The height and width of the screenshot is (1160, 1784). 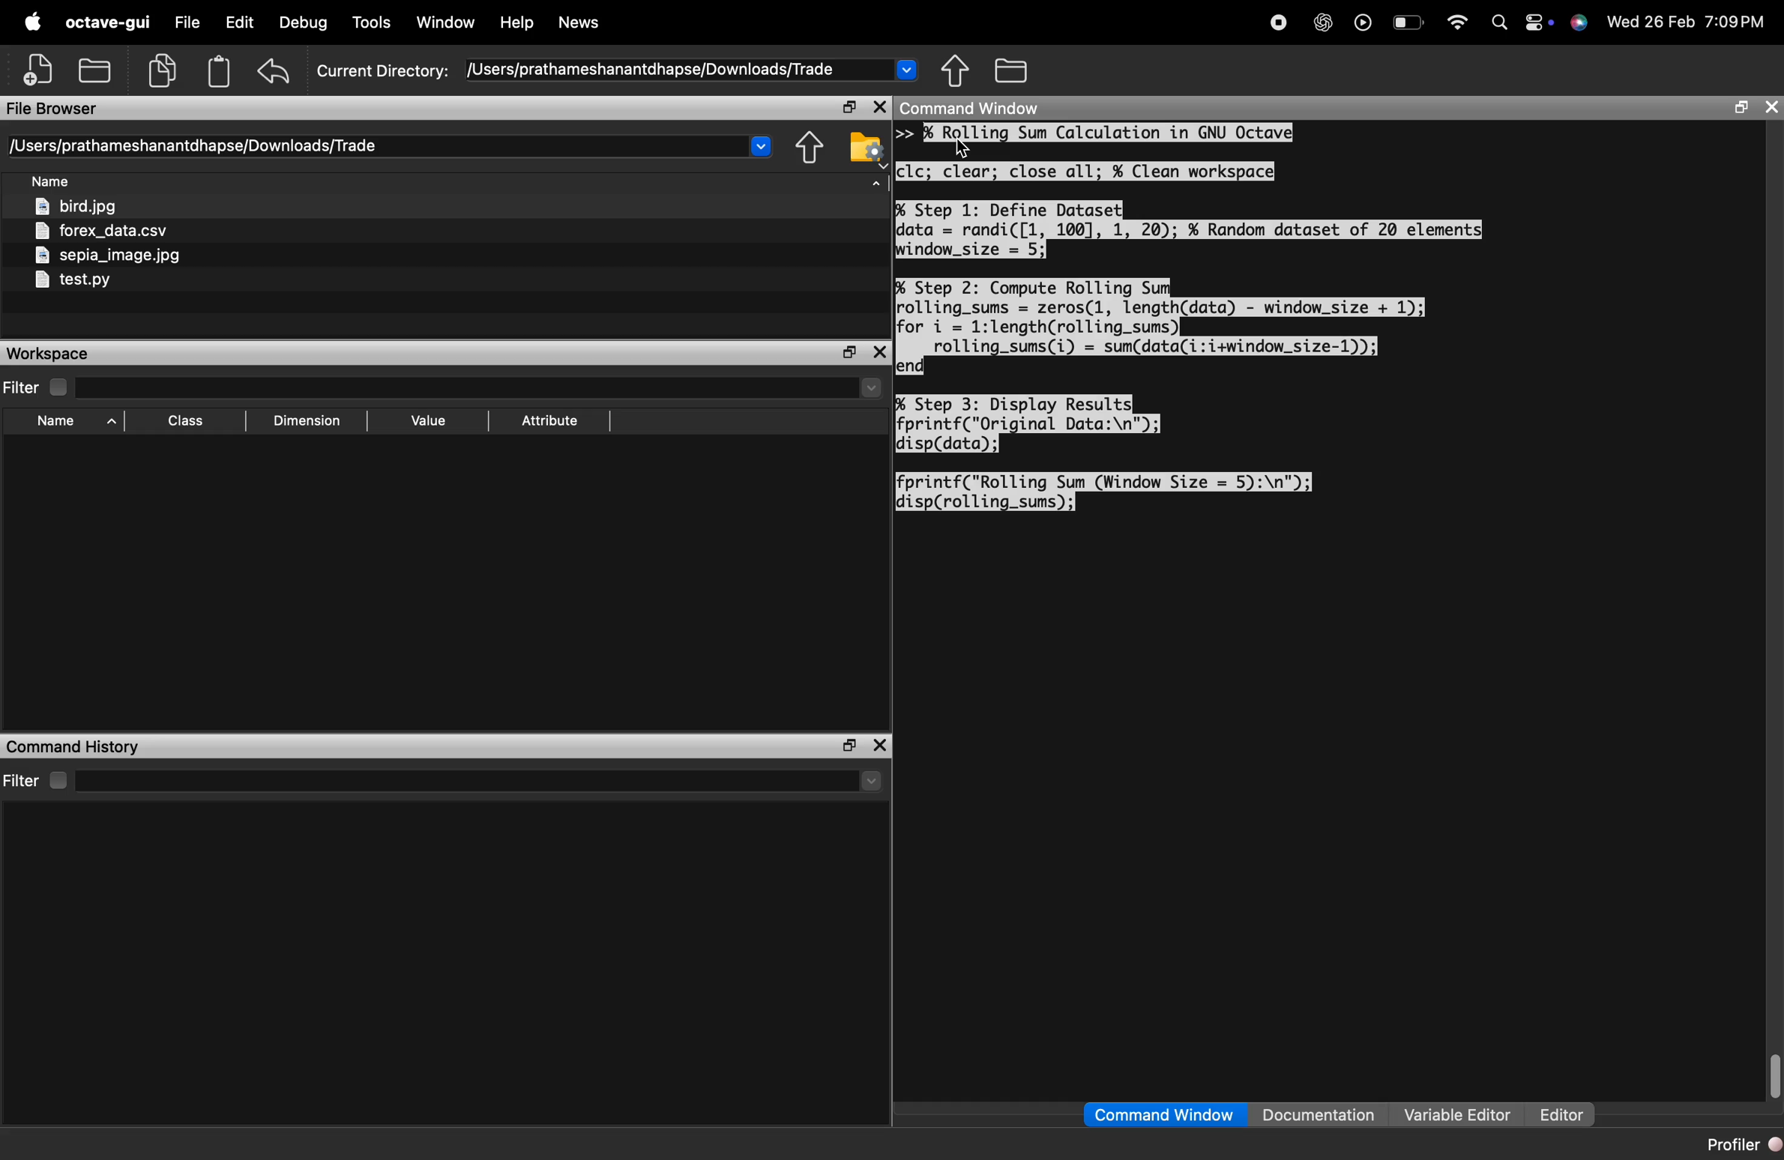 What do you see at coordinates (424, 420) in the screenshot?
I see `sort by value` at bounding box center [424, 420].